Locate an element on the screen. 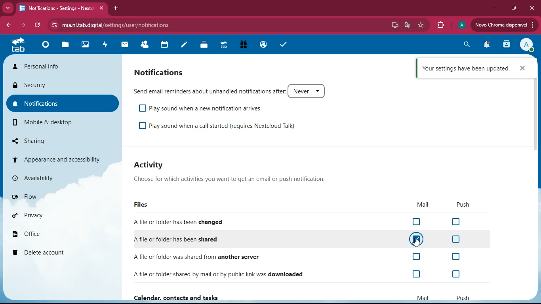 The width and height of the screenshot is (541, 304). office is located at coordinates (57, 234).